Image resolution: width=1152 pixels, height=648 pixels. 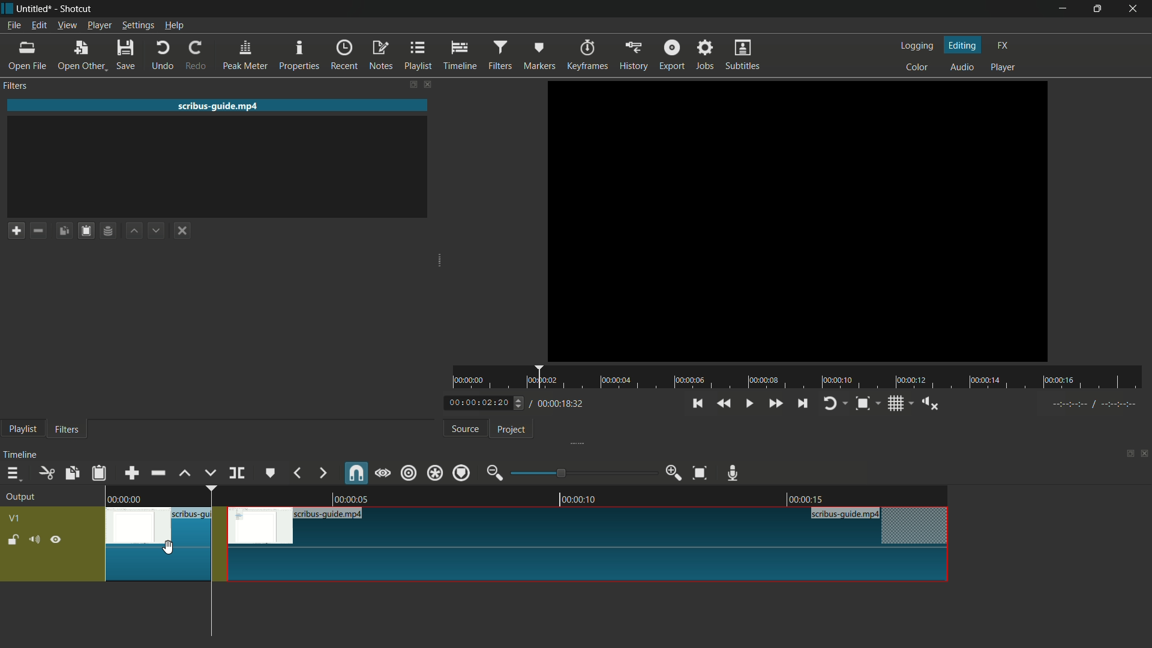 I want to click on subtitles, so click(x=742, y=54).